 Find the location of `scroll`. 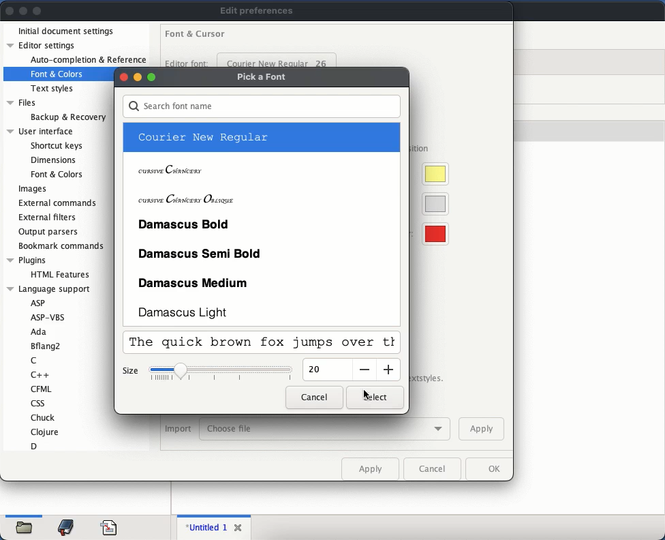

scroll is located at coordinates (399, 222).